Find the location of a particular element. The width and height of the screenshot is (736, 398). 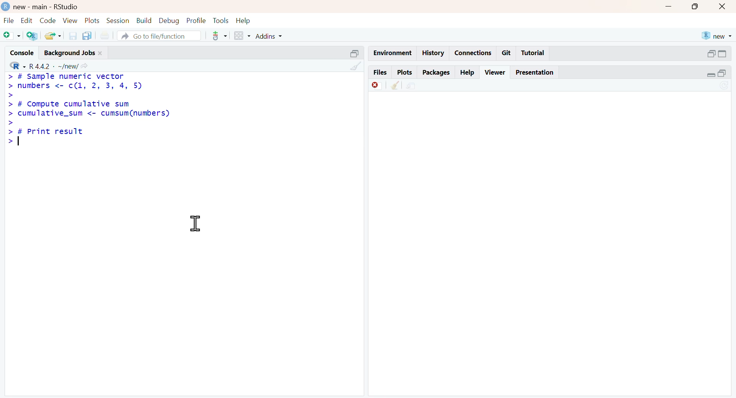

open in separate window is located at coordinates (355, 54).